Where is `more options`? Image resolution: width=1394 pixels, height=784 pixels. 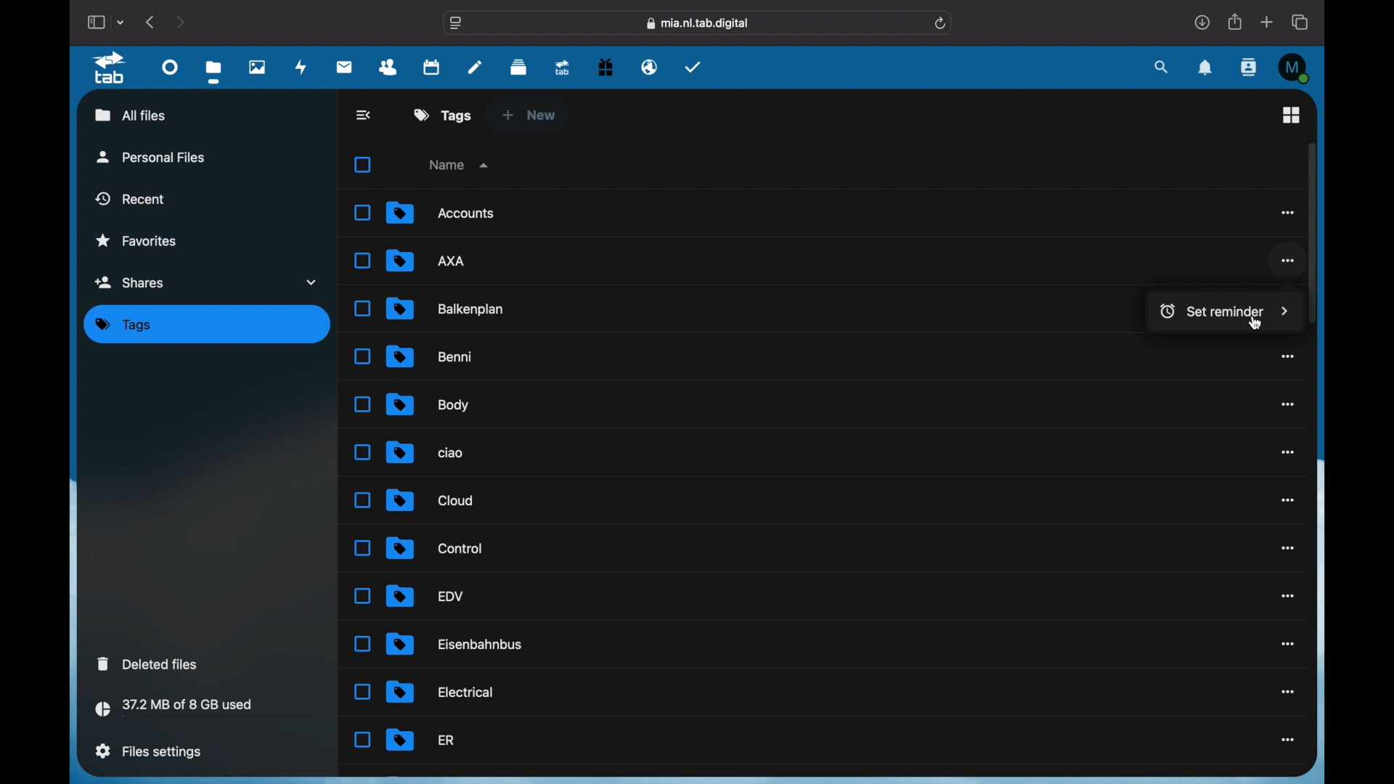
more options is located at coordinates (1288, 740).